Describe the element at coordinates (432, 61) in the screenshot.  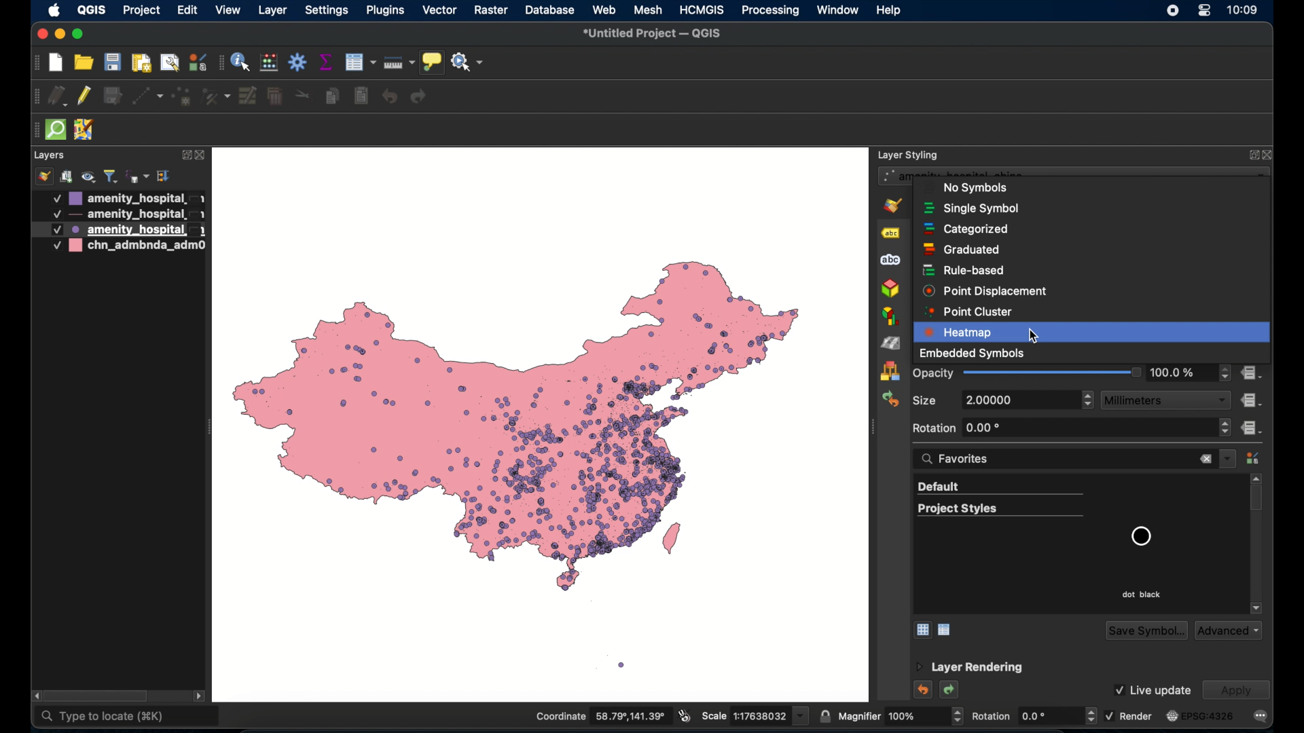
I see `show map tips` at that location.